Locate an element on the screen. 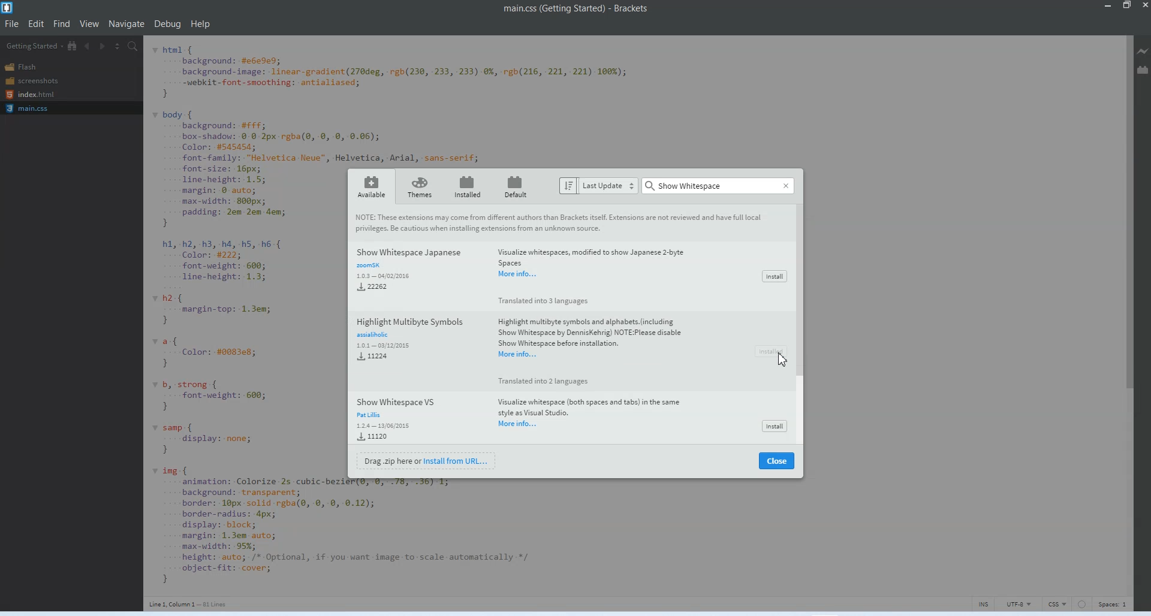 Image resolution: width=1151 pixels, height=616 pixels. Translated into 3 languages is located at coordinates (555, 301).